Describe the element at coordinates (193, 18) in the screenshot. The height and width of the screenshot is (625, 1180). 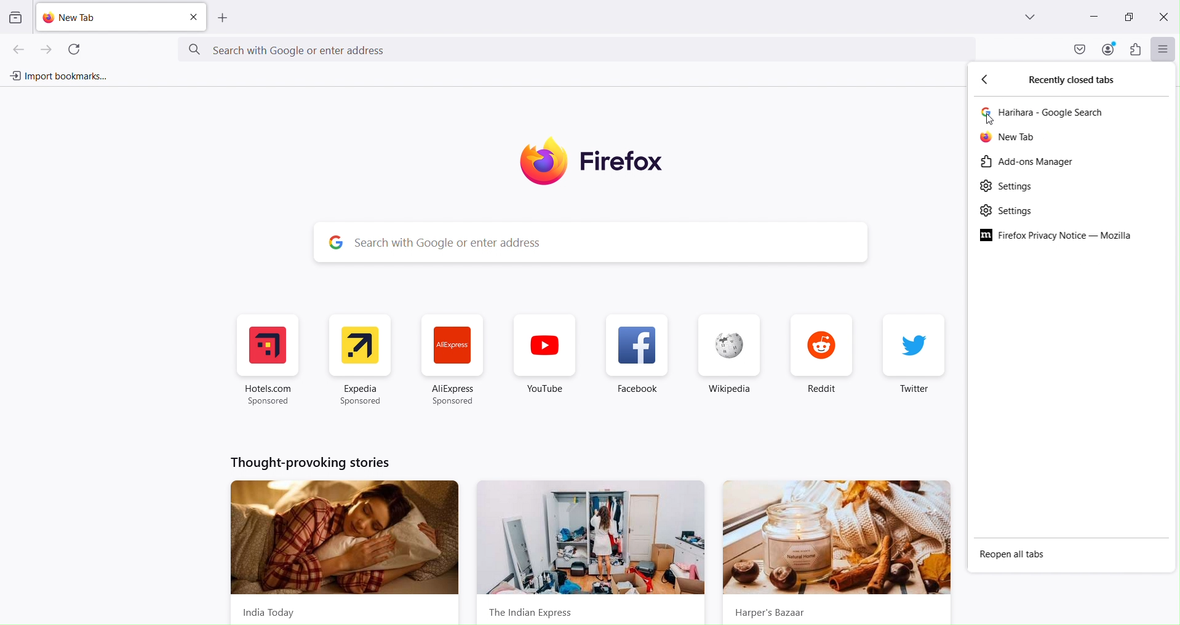
I see `close` at that location.